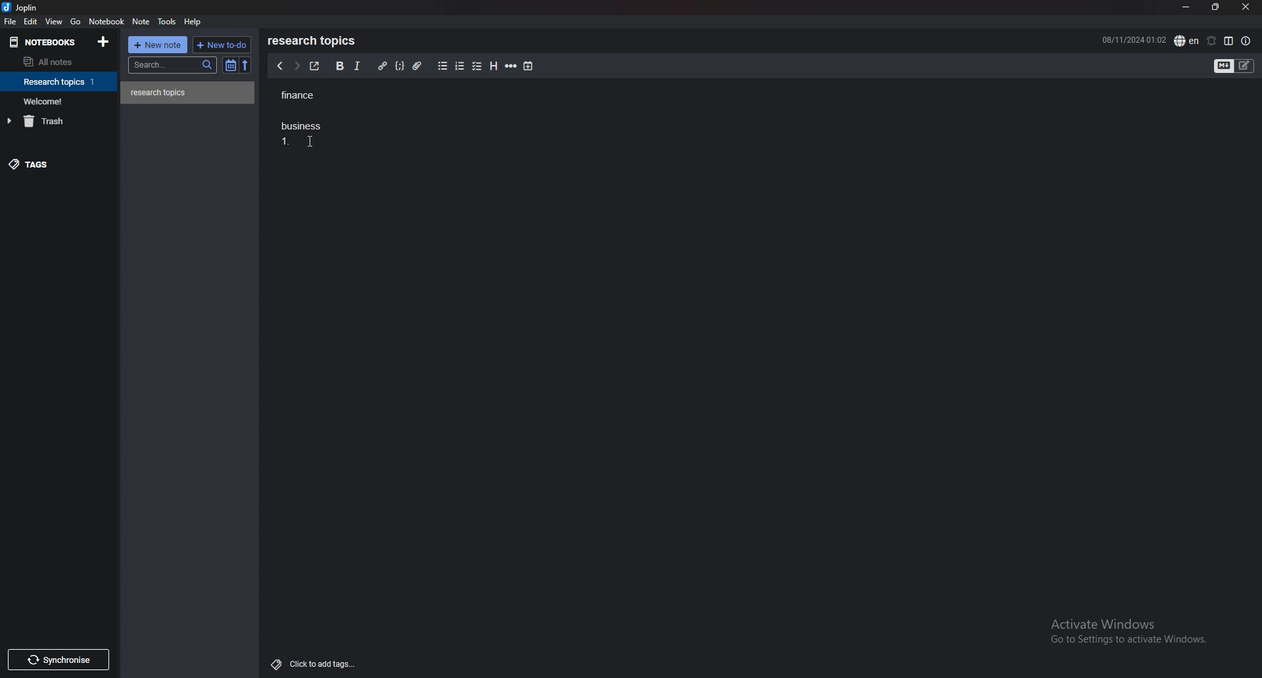 The width and height of the screenshot is (1262, 678). I want to click on code, so click(400, 65).